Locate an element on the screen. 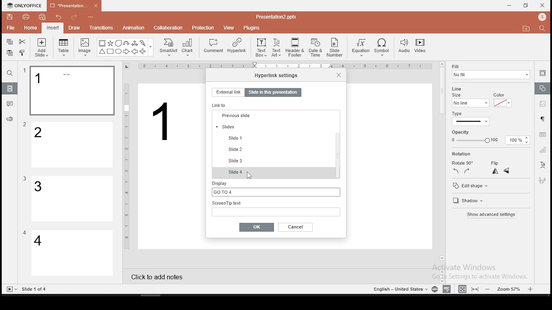  last slide is located at coordinates (273, 127).